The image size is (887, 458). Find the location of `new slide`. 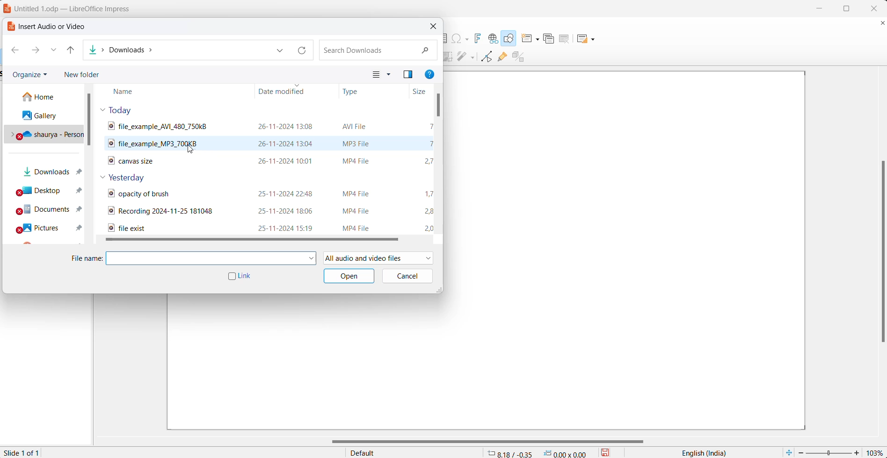

new slide is located at coordinates (526, 38).